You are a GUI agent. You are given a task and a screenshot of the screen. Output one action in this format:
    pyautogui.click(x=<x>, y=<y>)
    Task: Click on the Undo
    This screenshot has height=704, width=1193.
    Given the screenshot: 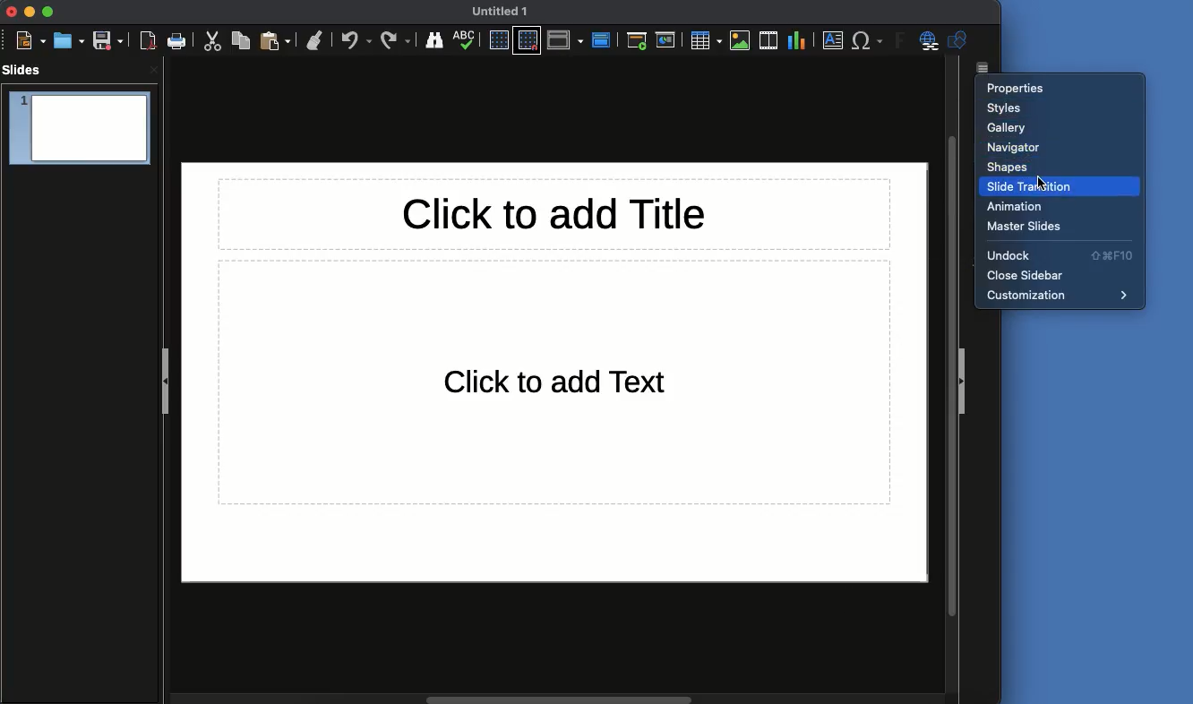 What is the action you would take?
    pyautogui.click(x=356, y=39)
    